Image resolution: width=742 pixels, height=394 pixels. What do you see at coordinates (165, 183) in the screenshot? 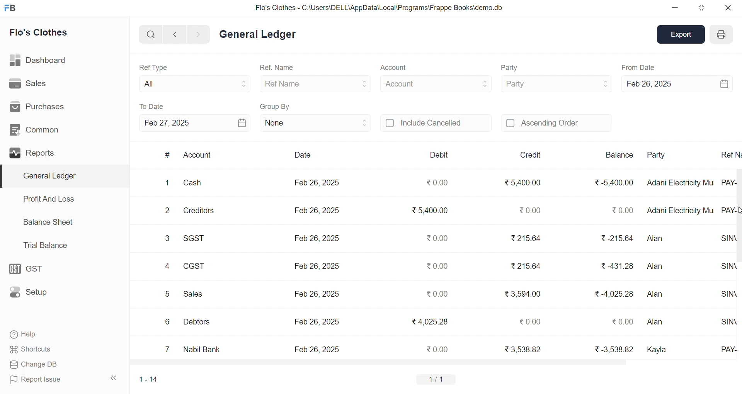
I see `1` at bounding box center [165, 183].